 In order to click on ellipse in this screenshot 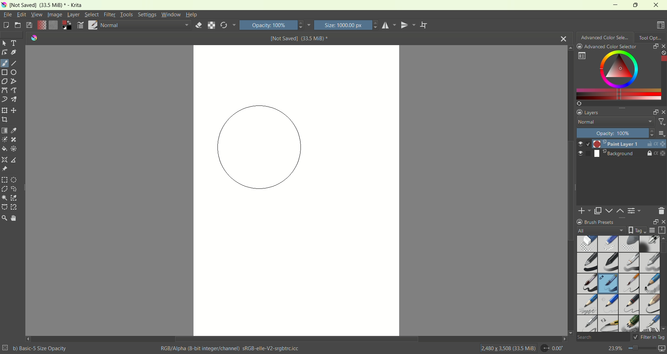, I will do `click(15, 72)`.